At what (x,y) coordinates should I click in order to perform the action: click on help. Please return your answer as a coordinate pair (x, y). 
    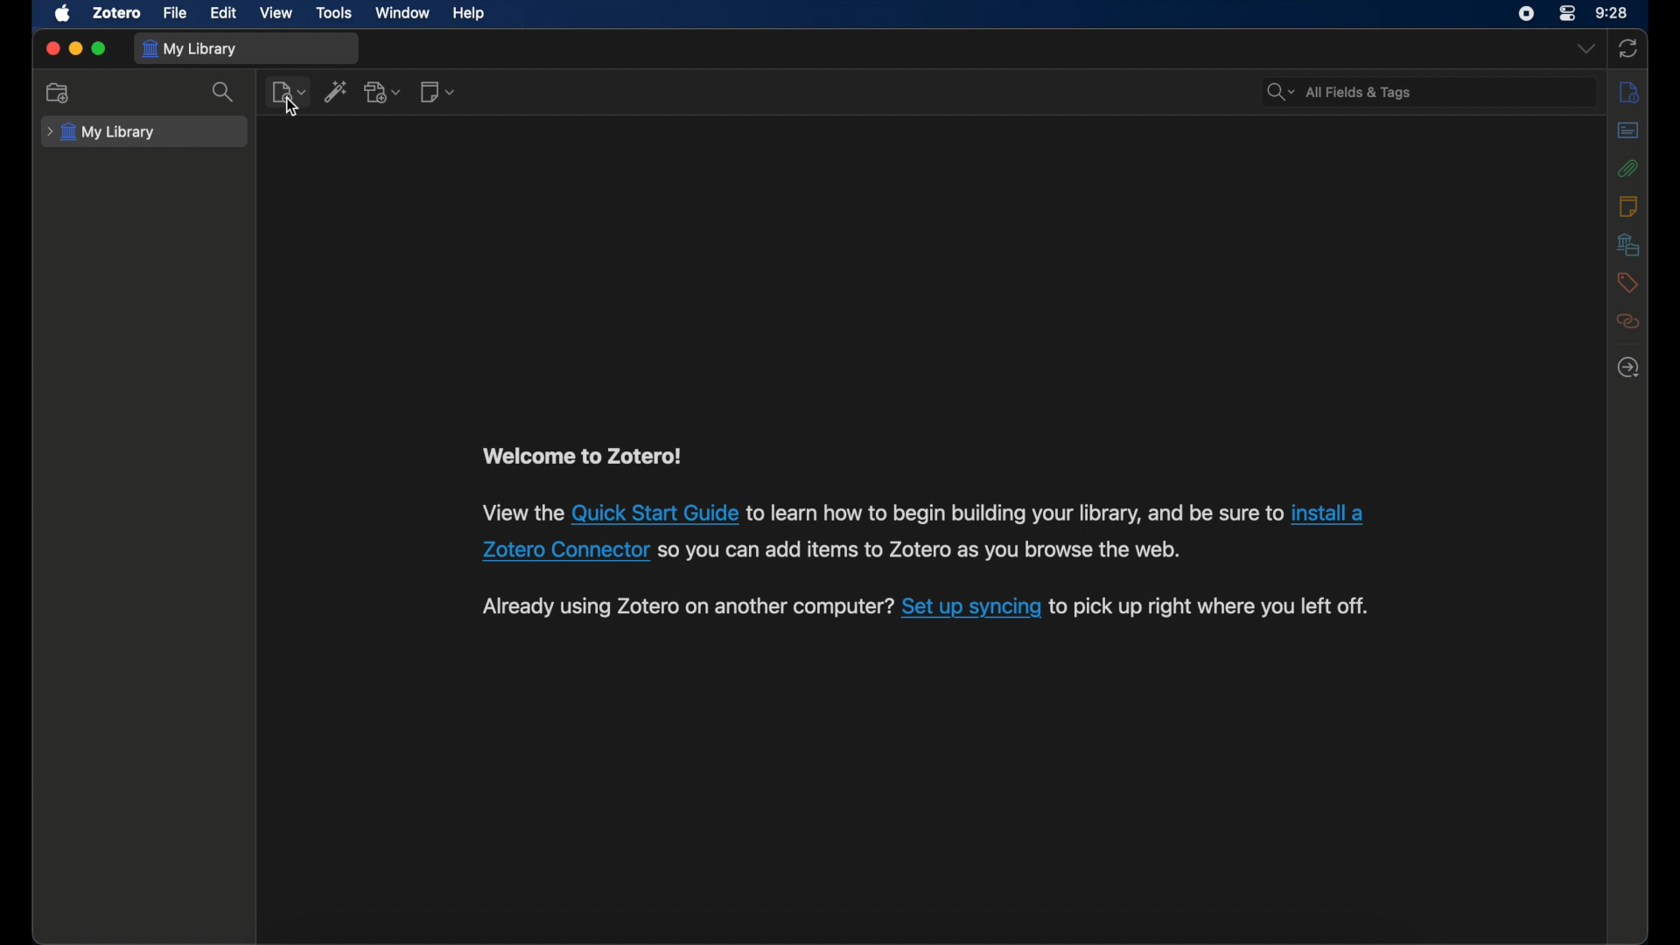
    Looking at the image, I should click on (469, 13).